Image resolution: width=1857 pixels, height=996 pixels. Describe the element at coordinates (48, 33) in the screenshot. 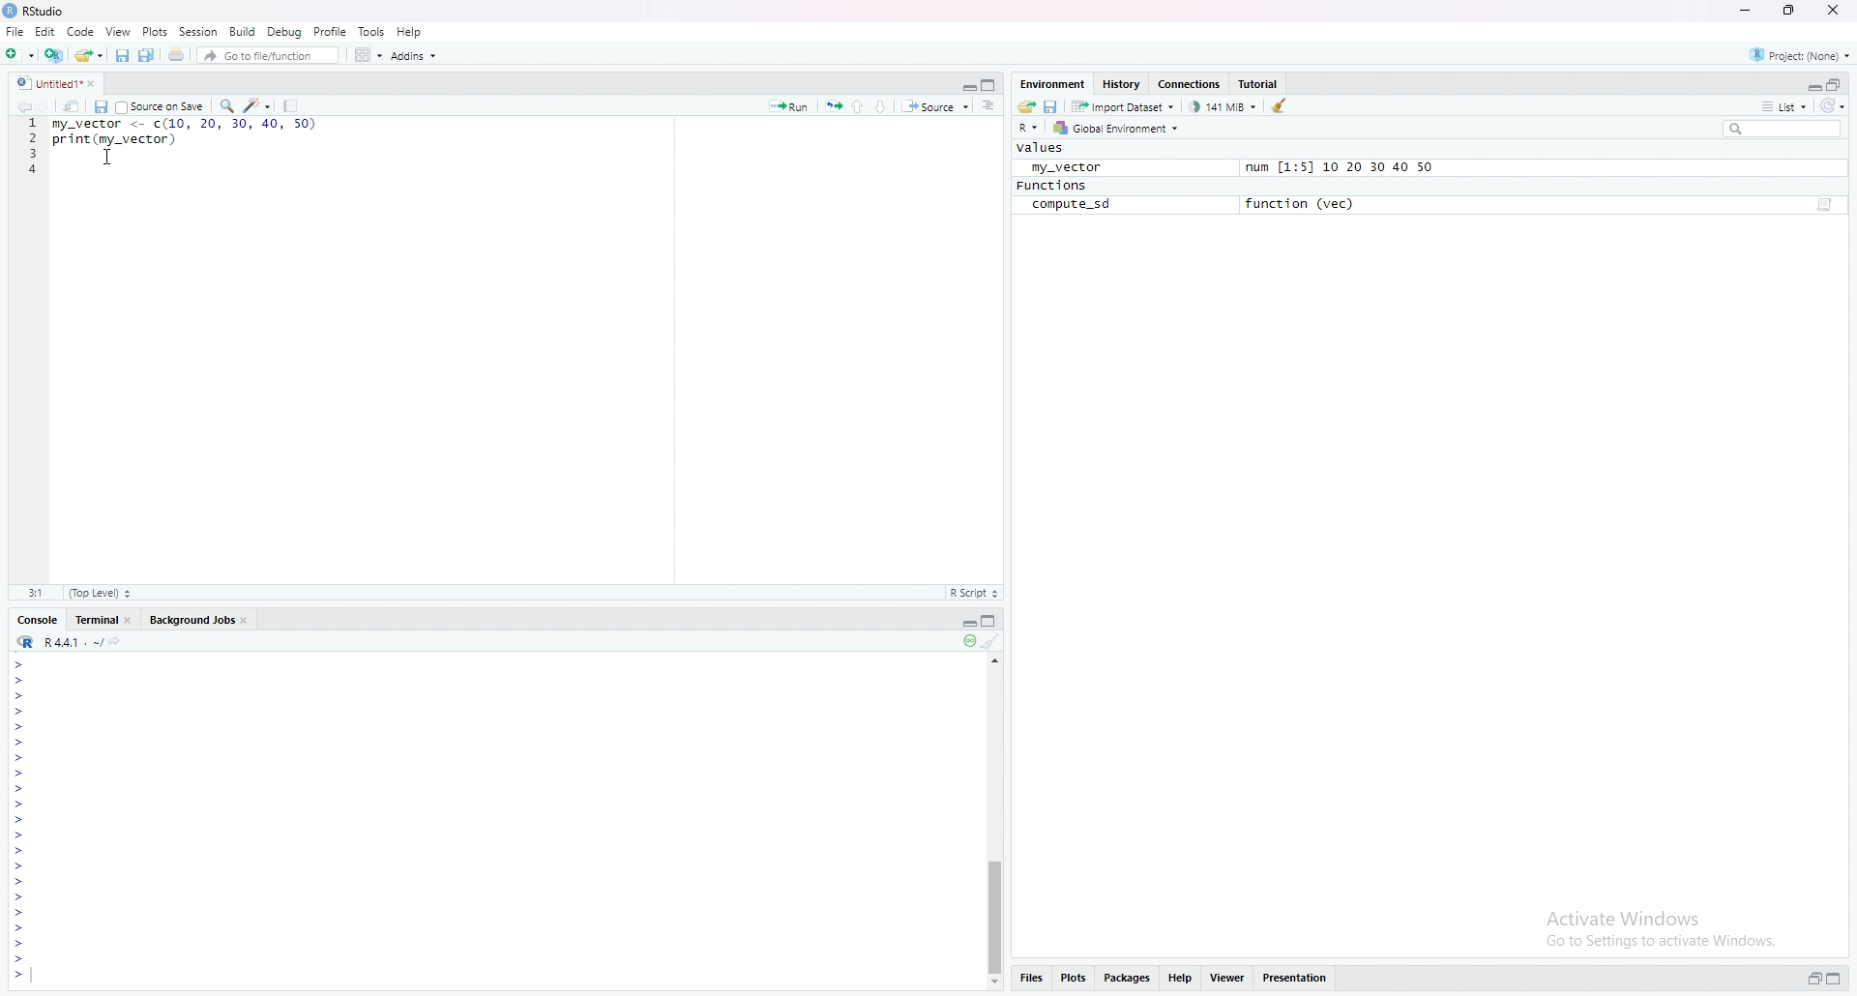

I see `Edit` at that location.